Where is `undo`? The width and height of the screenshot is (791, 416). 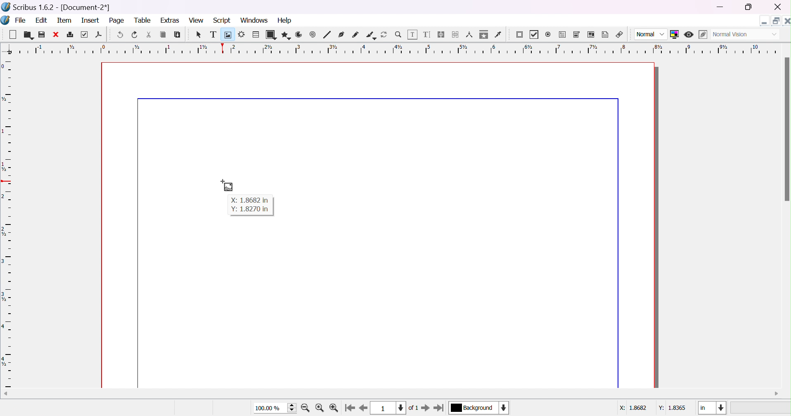
undo is located at coordinates (121, 35).